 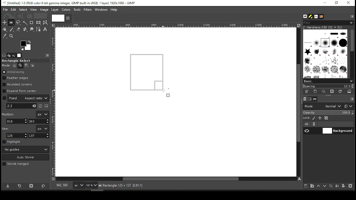 What do you see at coordinates (328, 113) in the screenshot?
I see `opacity` at bounding box center [328, 113].